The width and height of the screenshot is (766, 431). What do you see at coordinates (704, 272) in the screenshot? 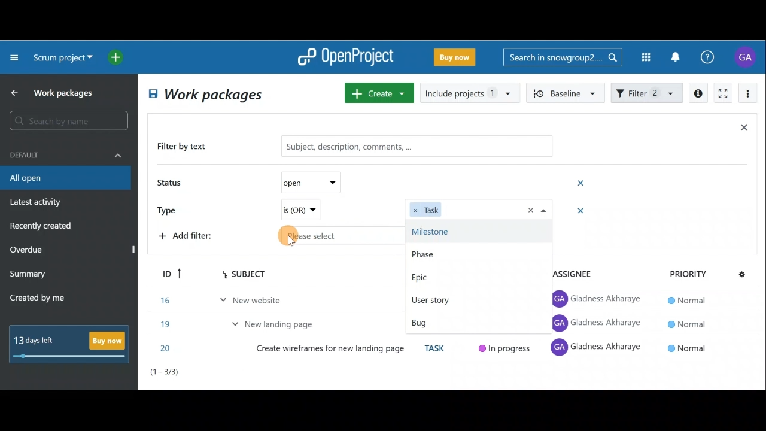
I see `Priority` at bounding box center [704, 272].